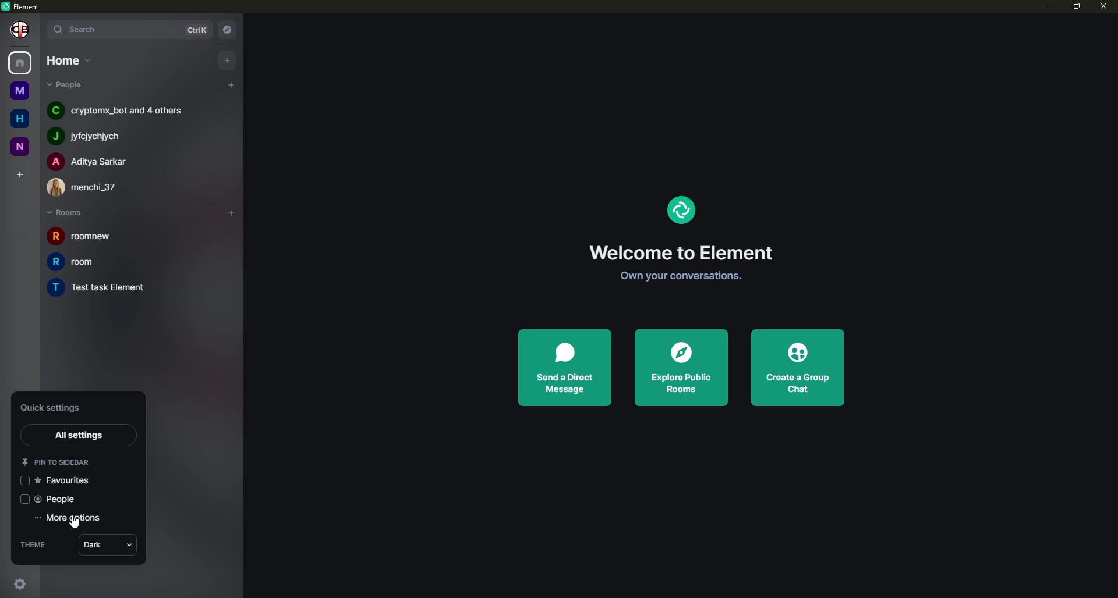  Describe the element at coordinates (82, 434) in the screenshot. I see `all settings` at that location.